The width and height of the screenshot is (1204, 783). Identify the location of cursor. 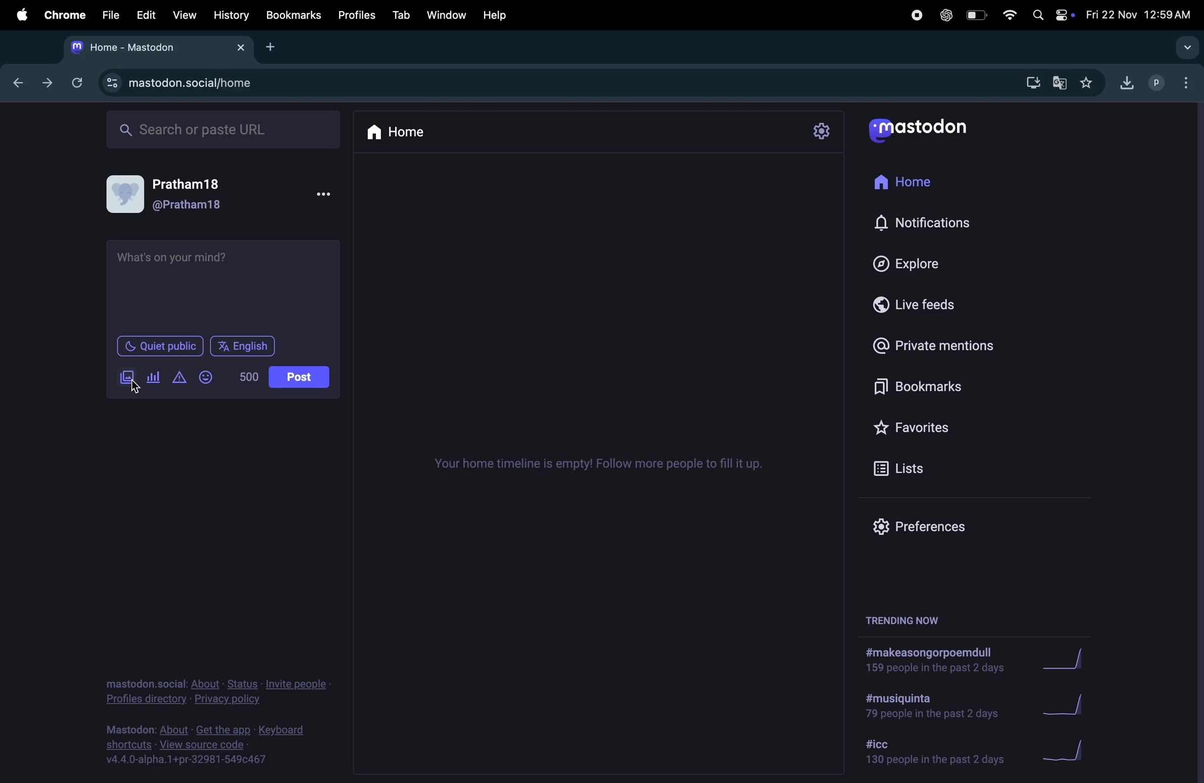
(138, 389).